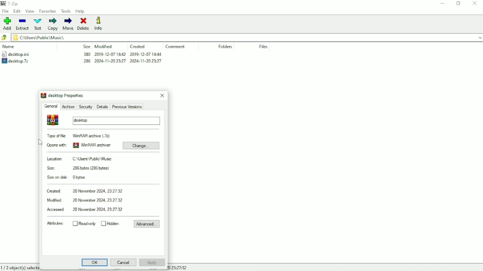 The height and width of the screenshot is (271, 483). Describe the element at coordinates (163, 95) in the screenshot. I see `Close` at that location.